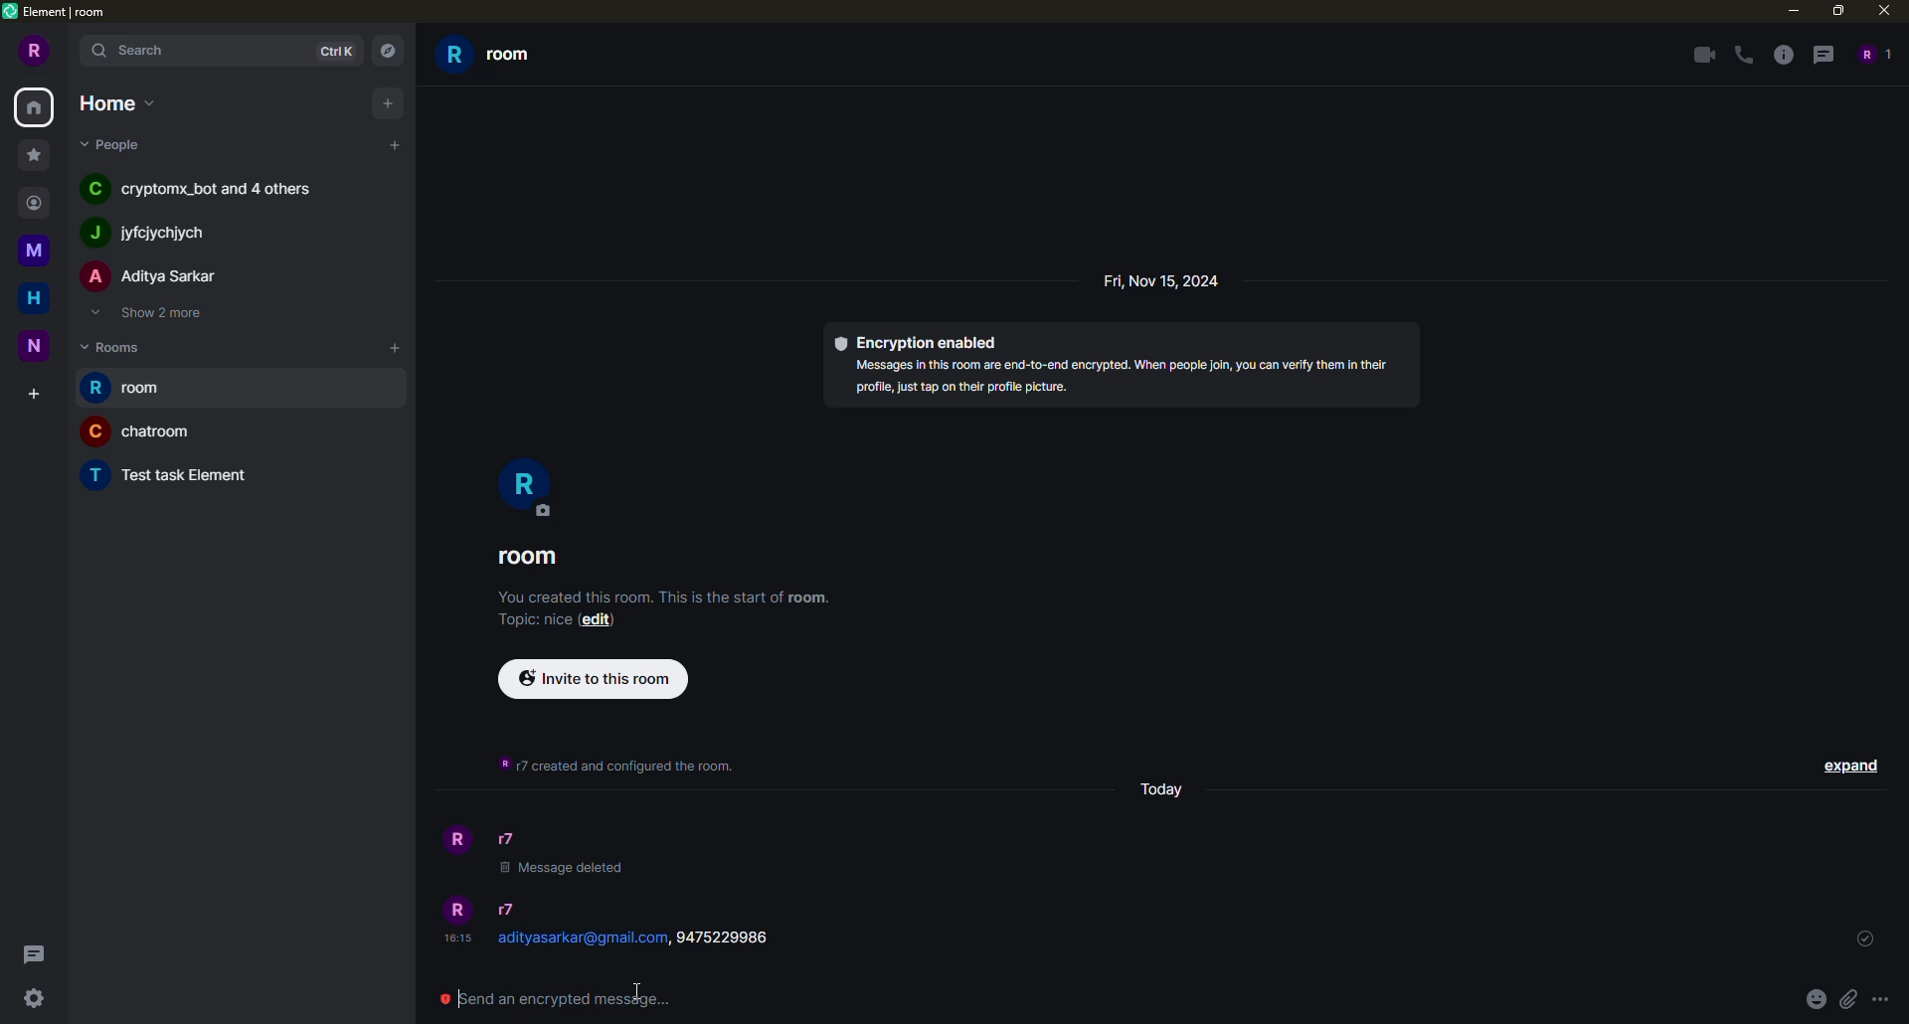 This screenshot has width=1909, height=1024. What do you see at coordinates (33, 53) in the screenshot?
I see `profile` at bounding box center [33, 53].